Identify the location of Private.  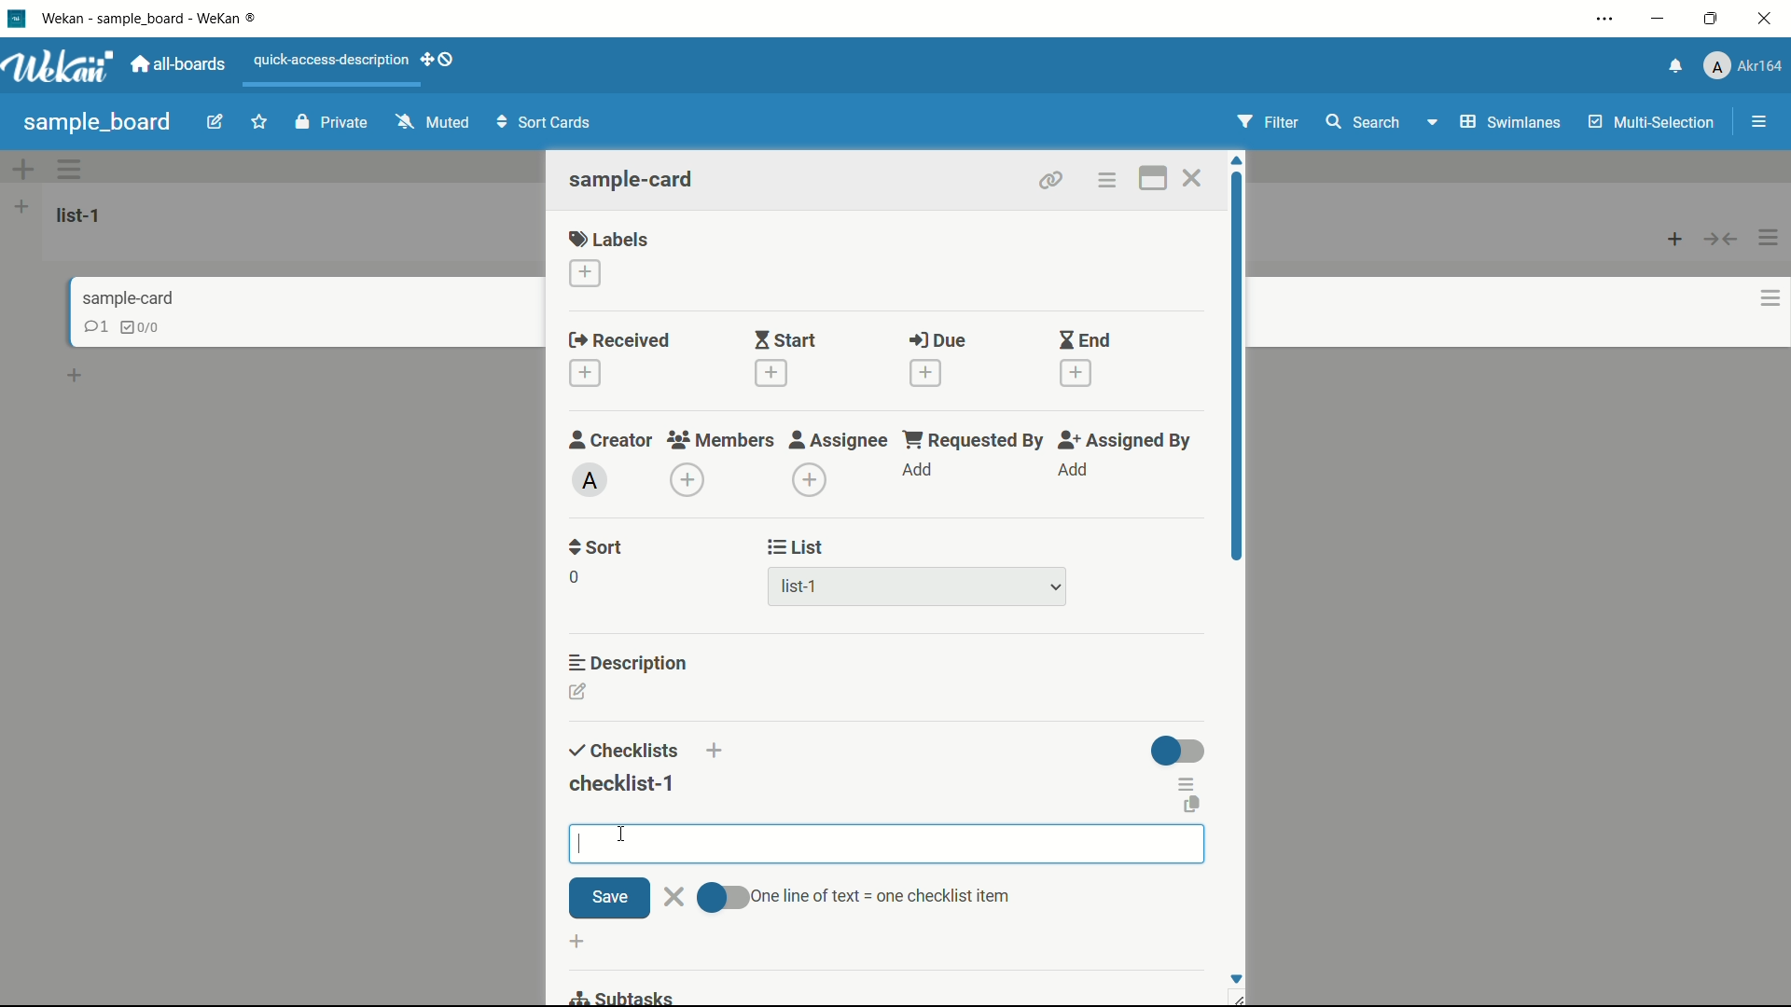
(327, 121).